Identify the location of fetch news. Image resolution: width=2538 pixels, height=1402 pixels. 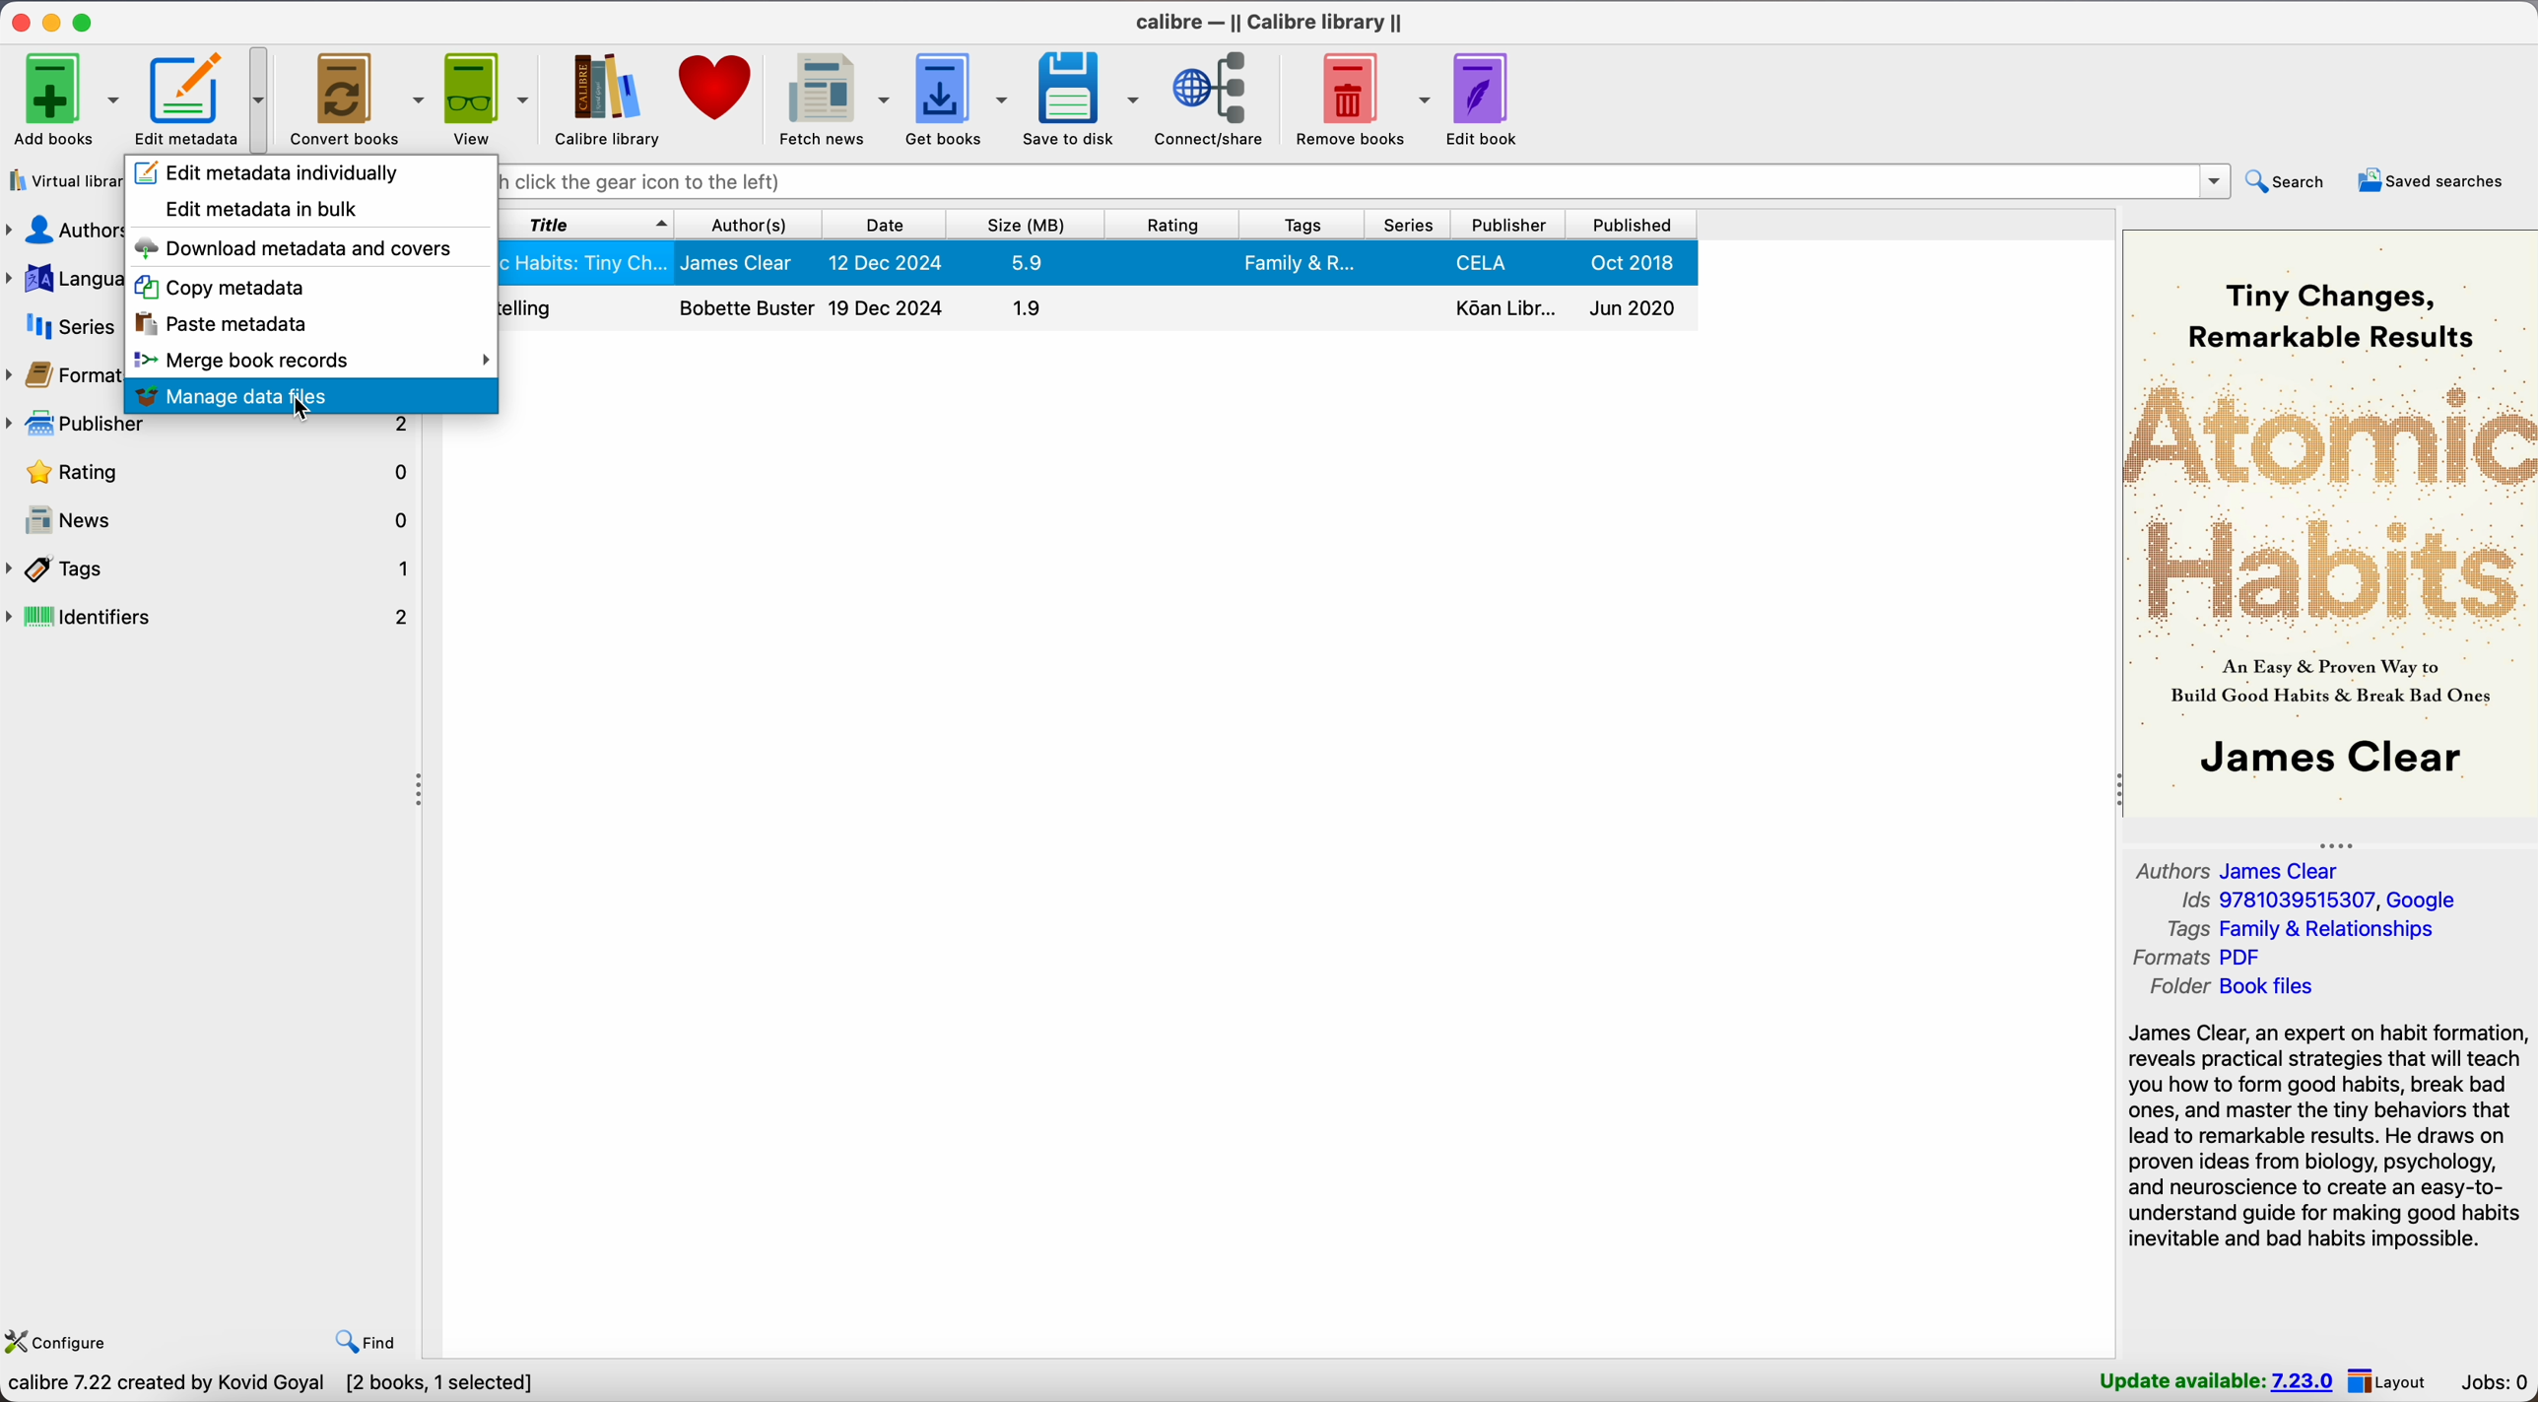
(830, 98).